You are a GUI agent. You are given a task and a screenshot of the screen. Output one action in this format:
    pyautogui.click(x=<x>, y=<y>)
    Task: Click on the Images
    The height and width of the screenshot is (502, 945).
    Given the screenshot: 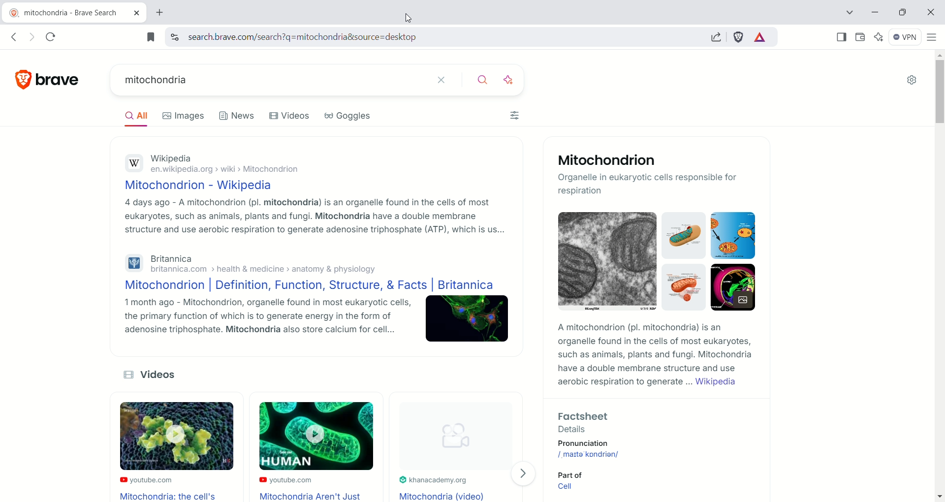 What is the action you would take?
    pyautogui.click(x=183, y=117)
    